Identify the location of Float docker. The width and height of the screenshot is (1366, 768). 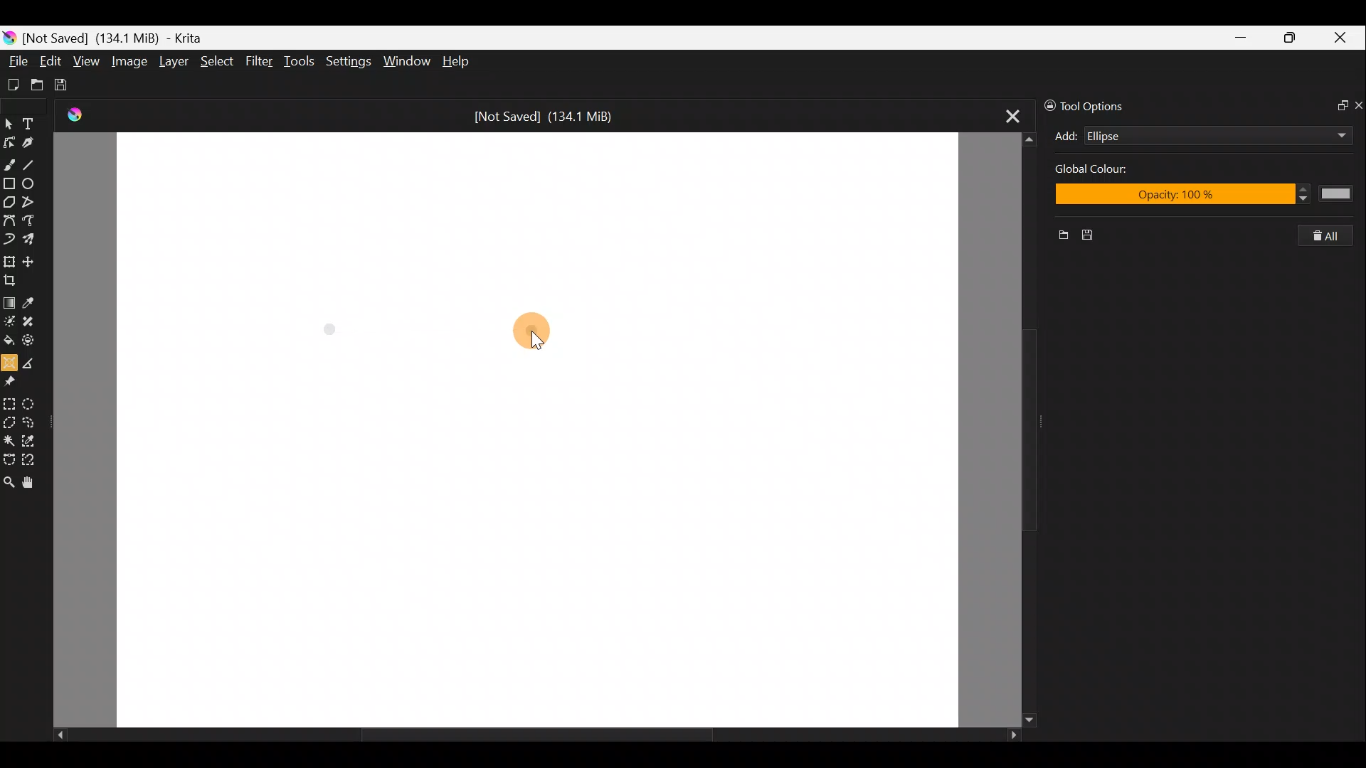
(1336, 107).